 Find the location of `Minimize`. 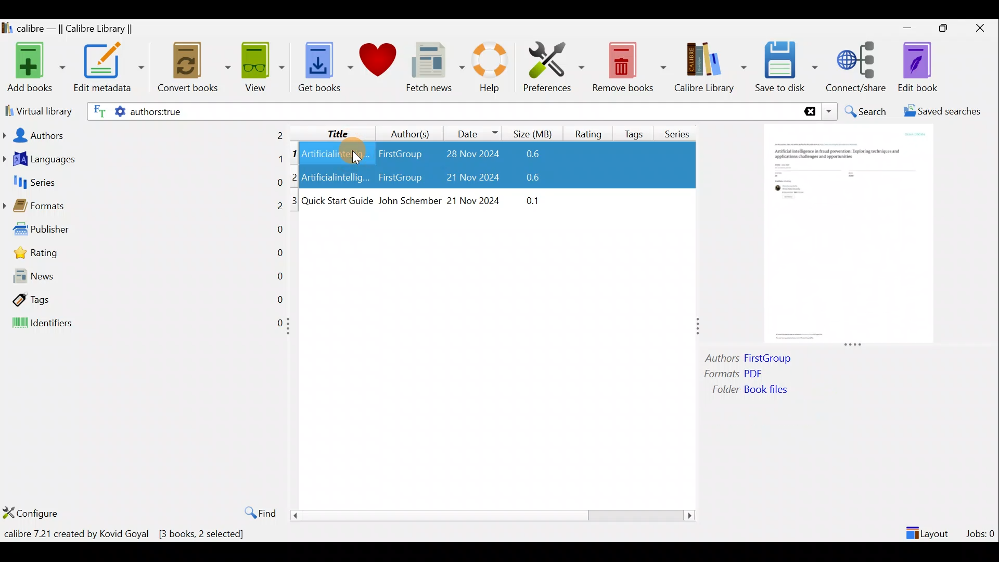

Minimize is located at coordinates (907, 28).